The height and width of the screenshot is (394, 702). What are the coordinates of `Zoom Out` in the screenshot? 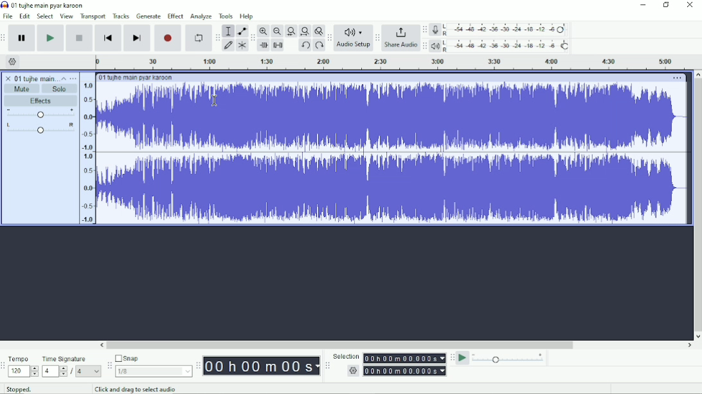 It's located at (276, 31).